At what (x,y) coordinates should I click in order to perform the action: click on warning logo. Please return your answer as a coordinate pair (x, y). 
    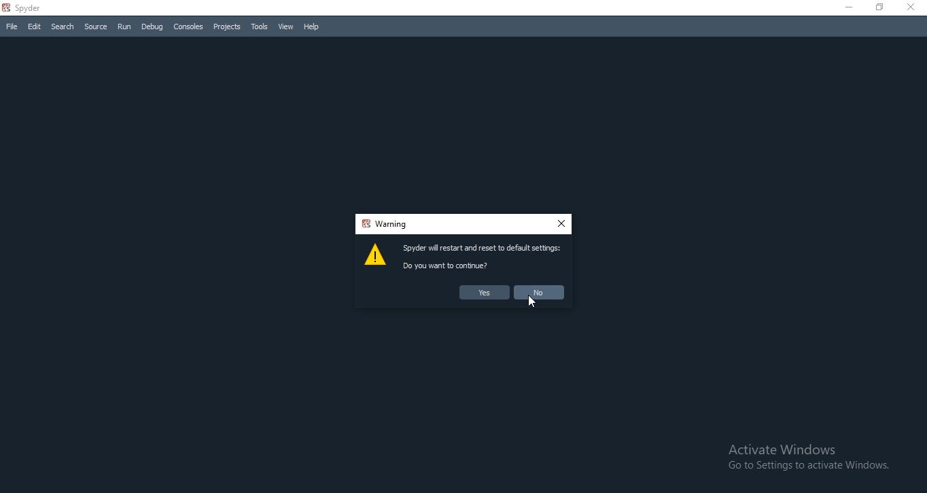
    Looking at the image, I should click on (376, 258).